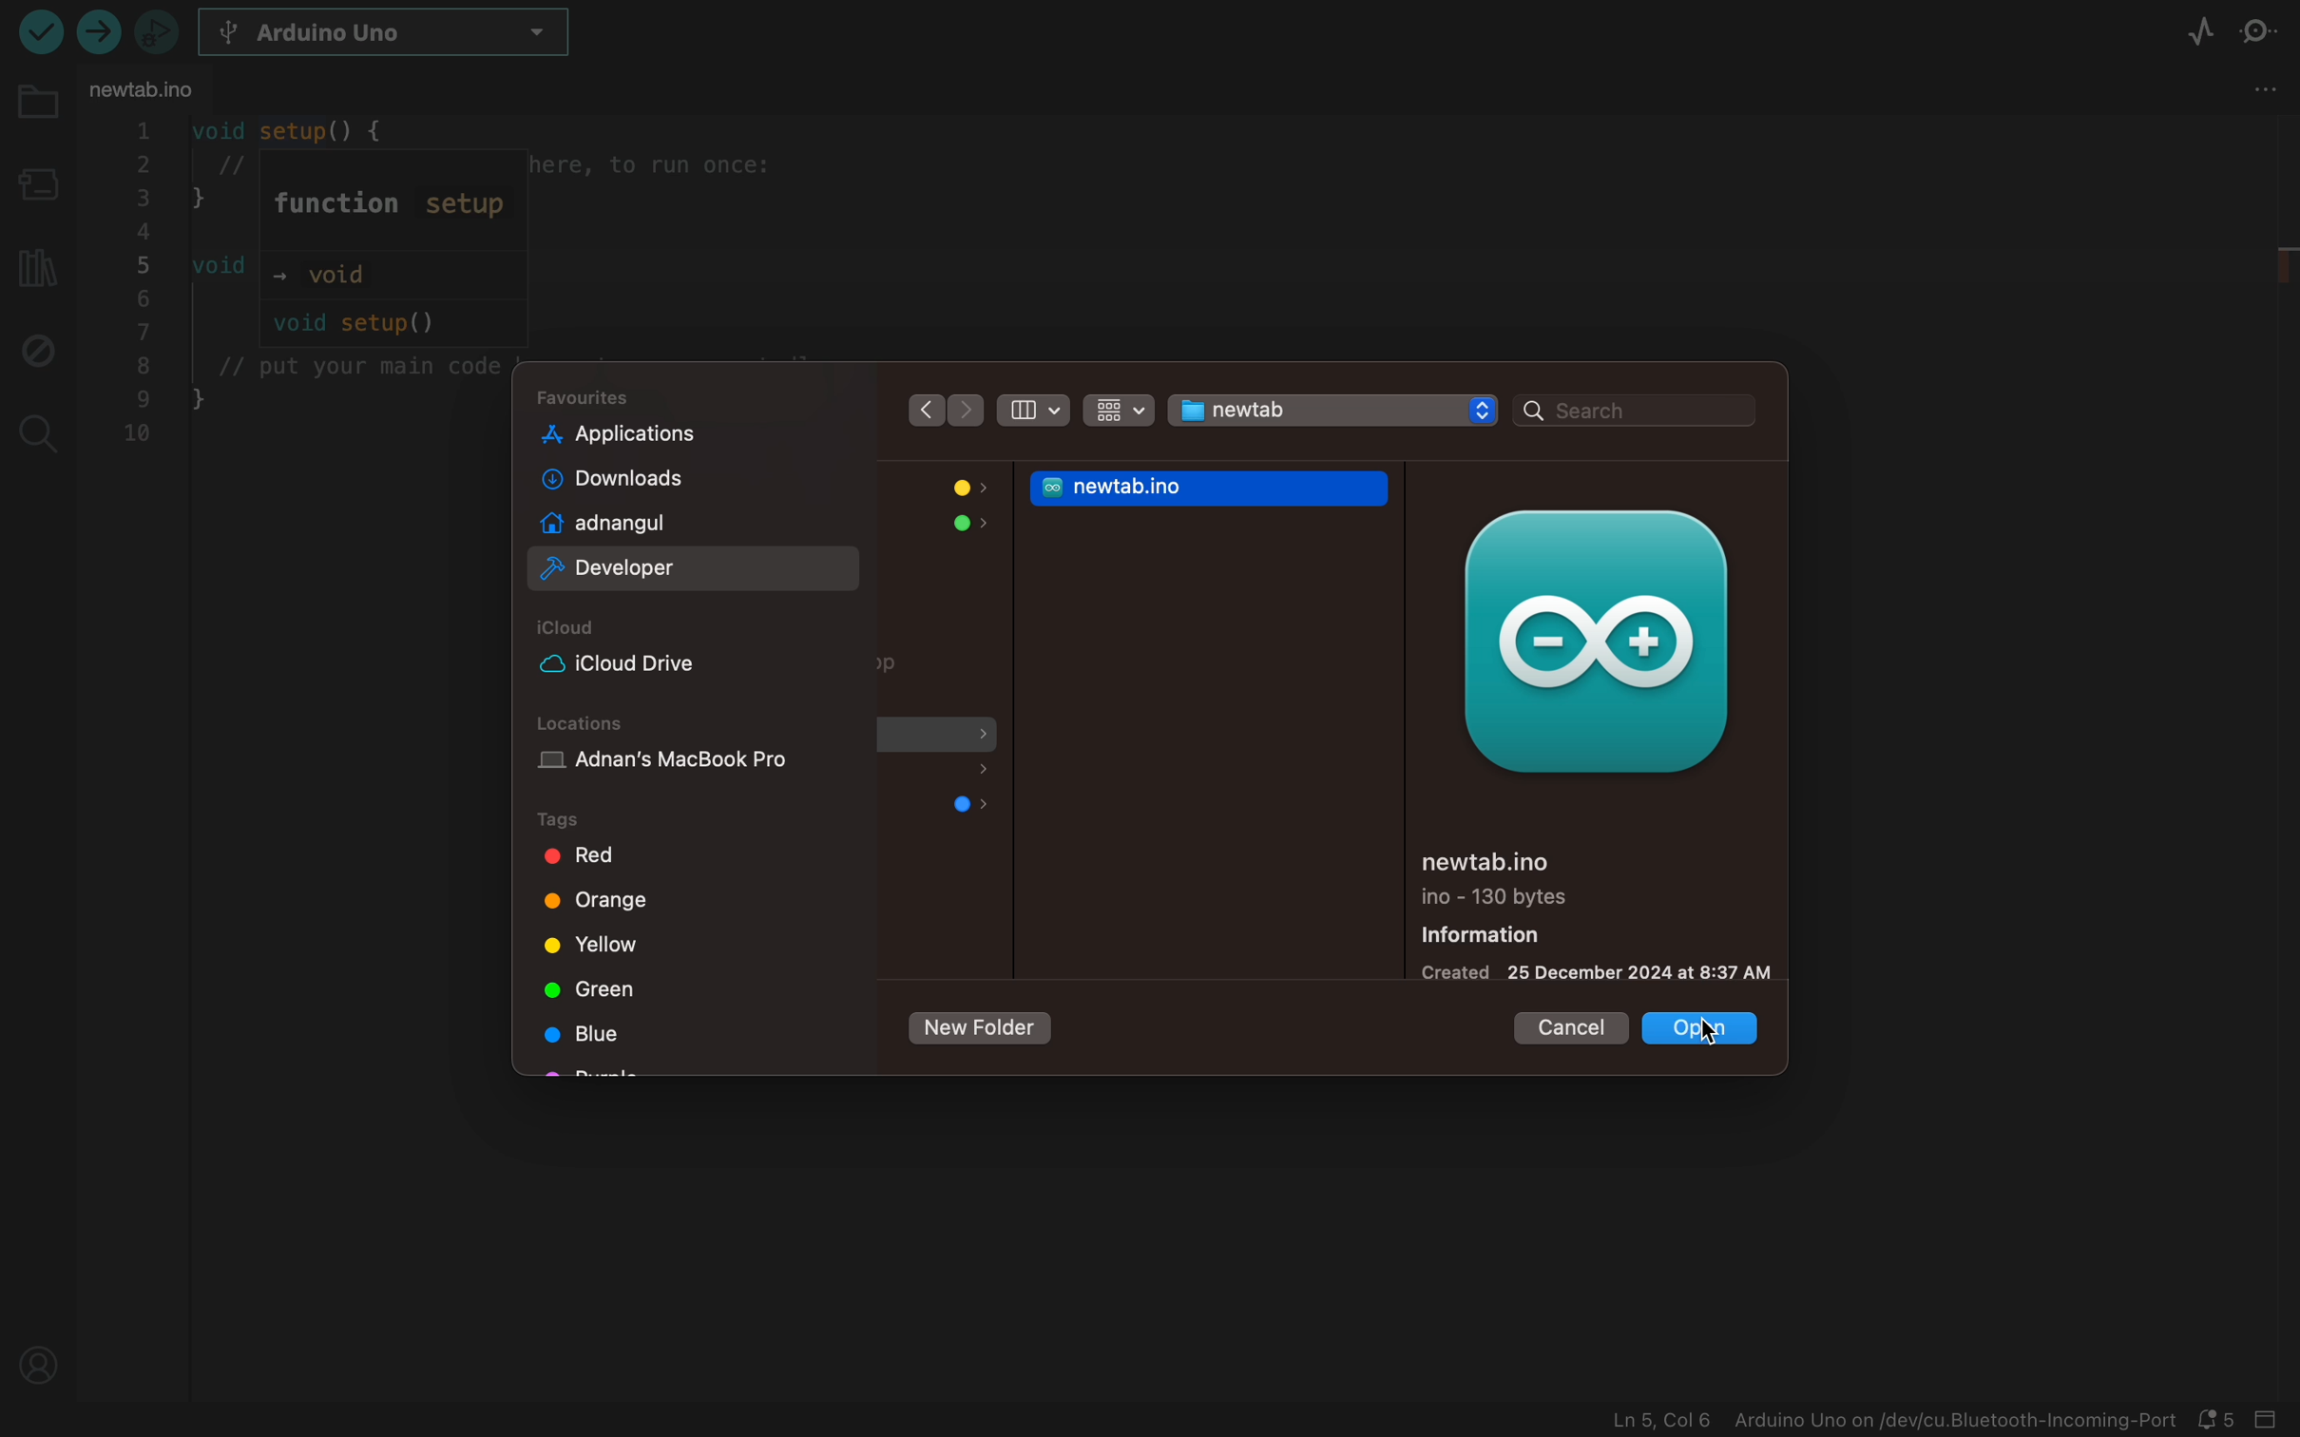  What do you see at coordinates (590, 397) in the screenshot?
I see `favourites` at bounding box center [590, 397].